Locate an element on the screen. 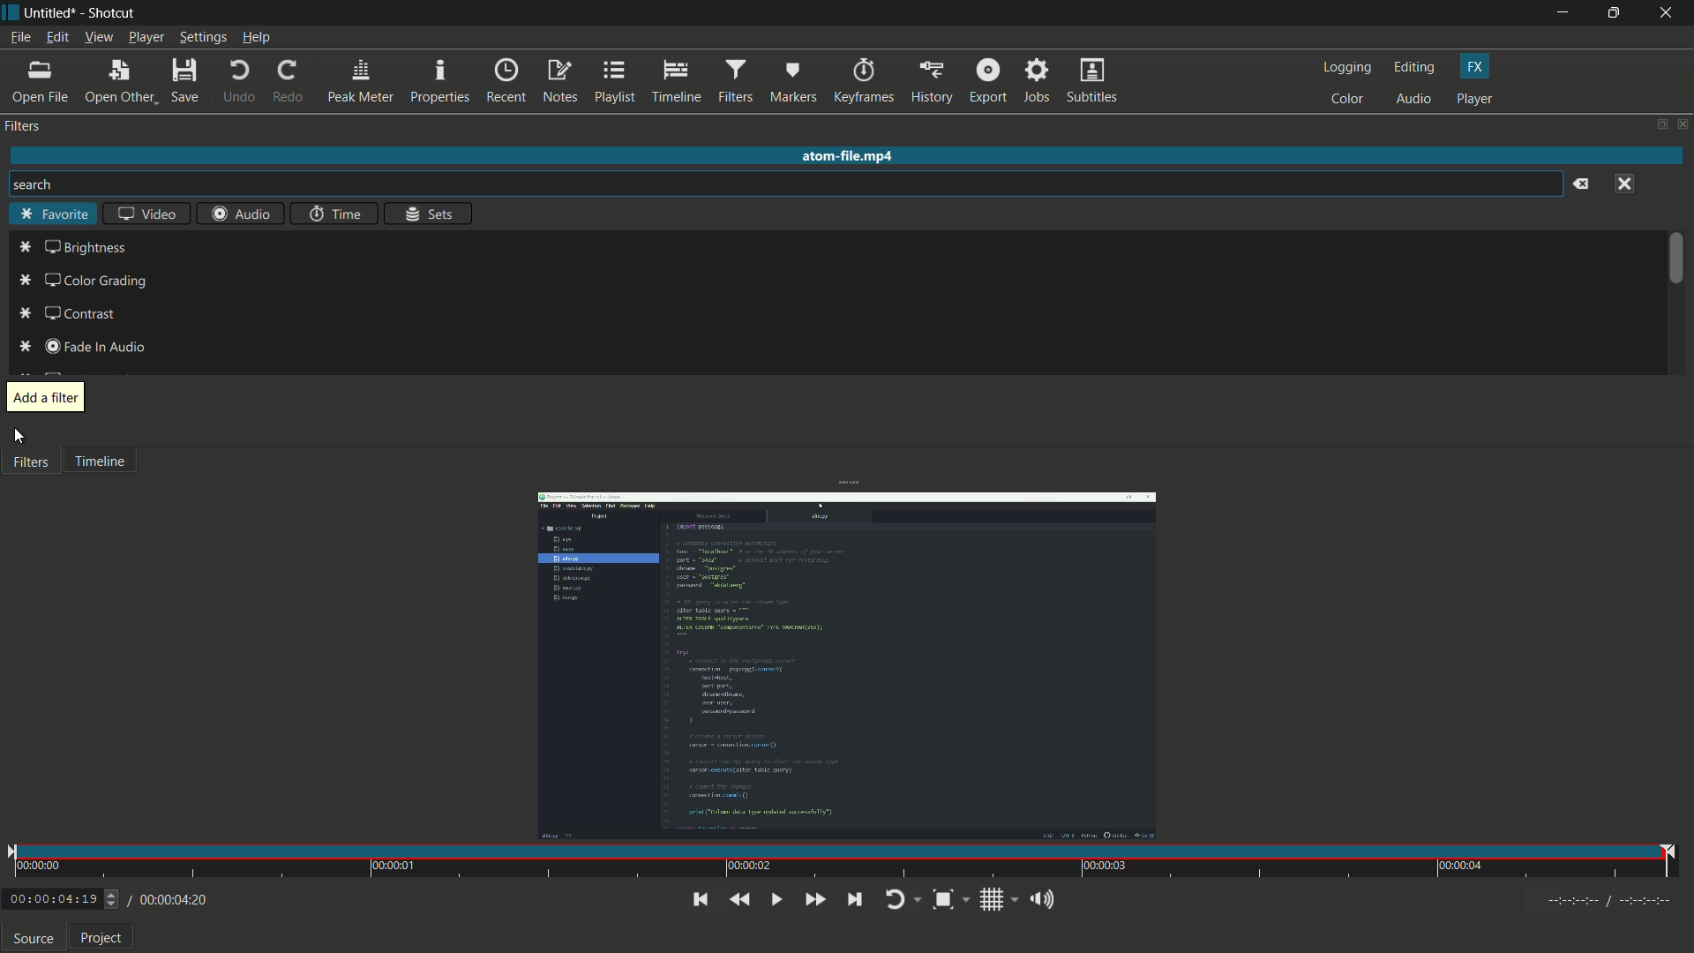  close menu is located at coordinates (1626, 184).